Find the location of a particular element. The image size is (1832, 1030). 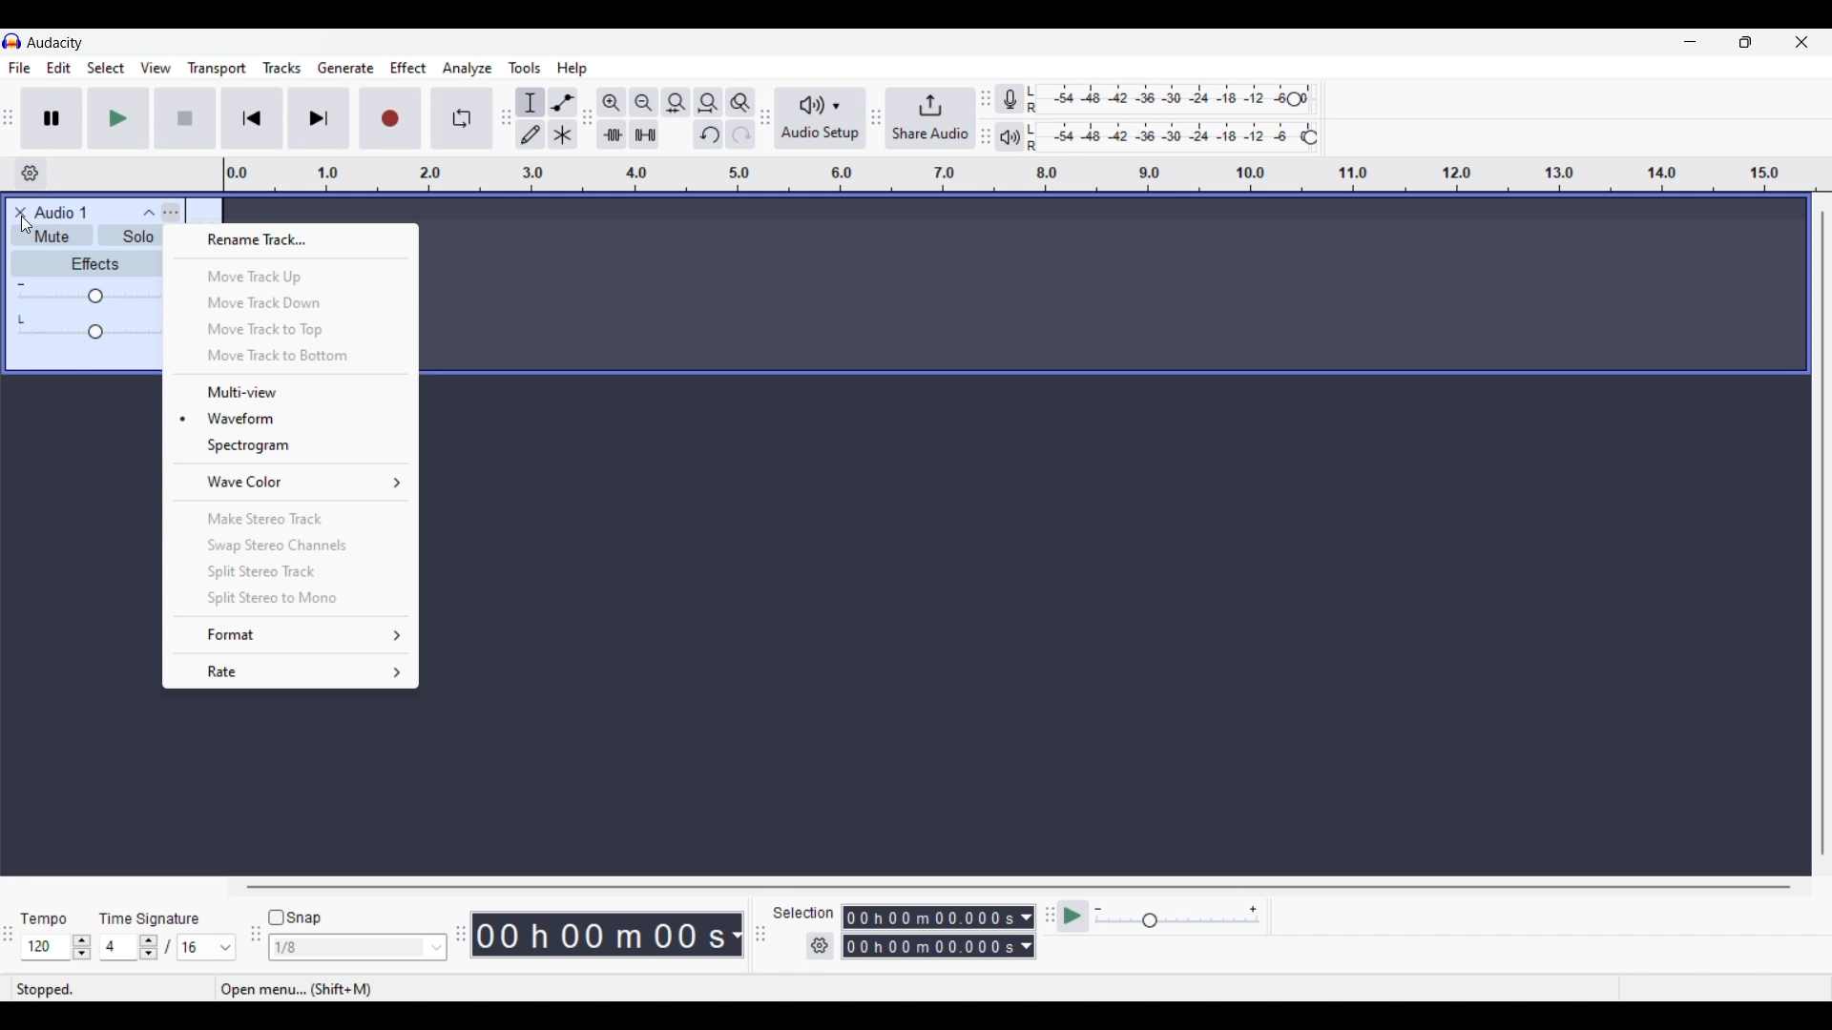

Rename track is located at coordinates (291, 240).